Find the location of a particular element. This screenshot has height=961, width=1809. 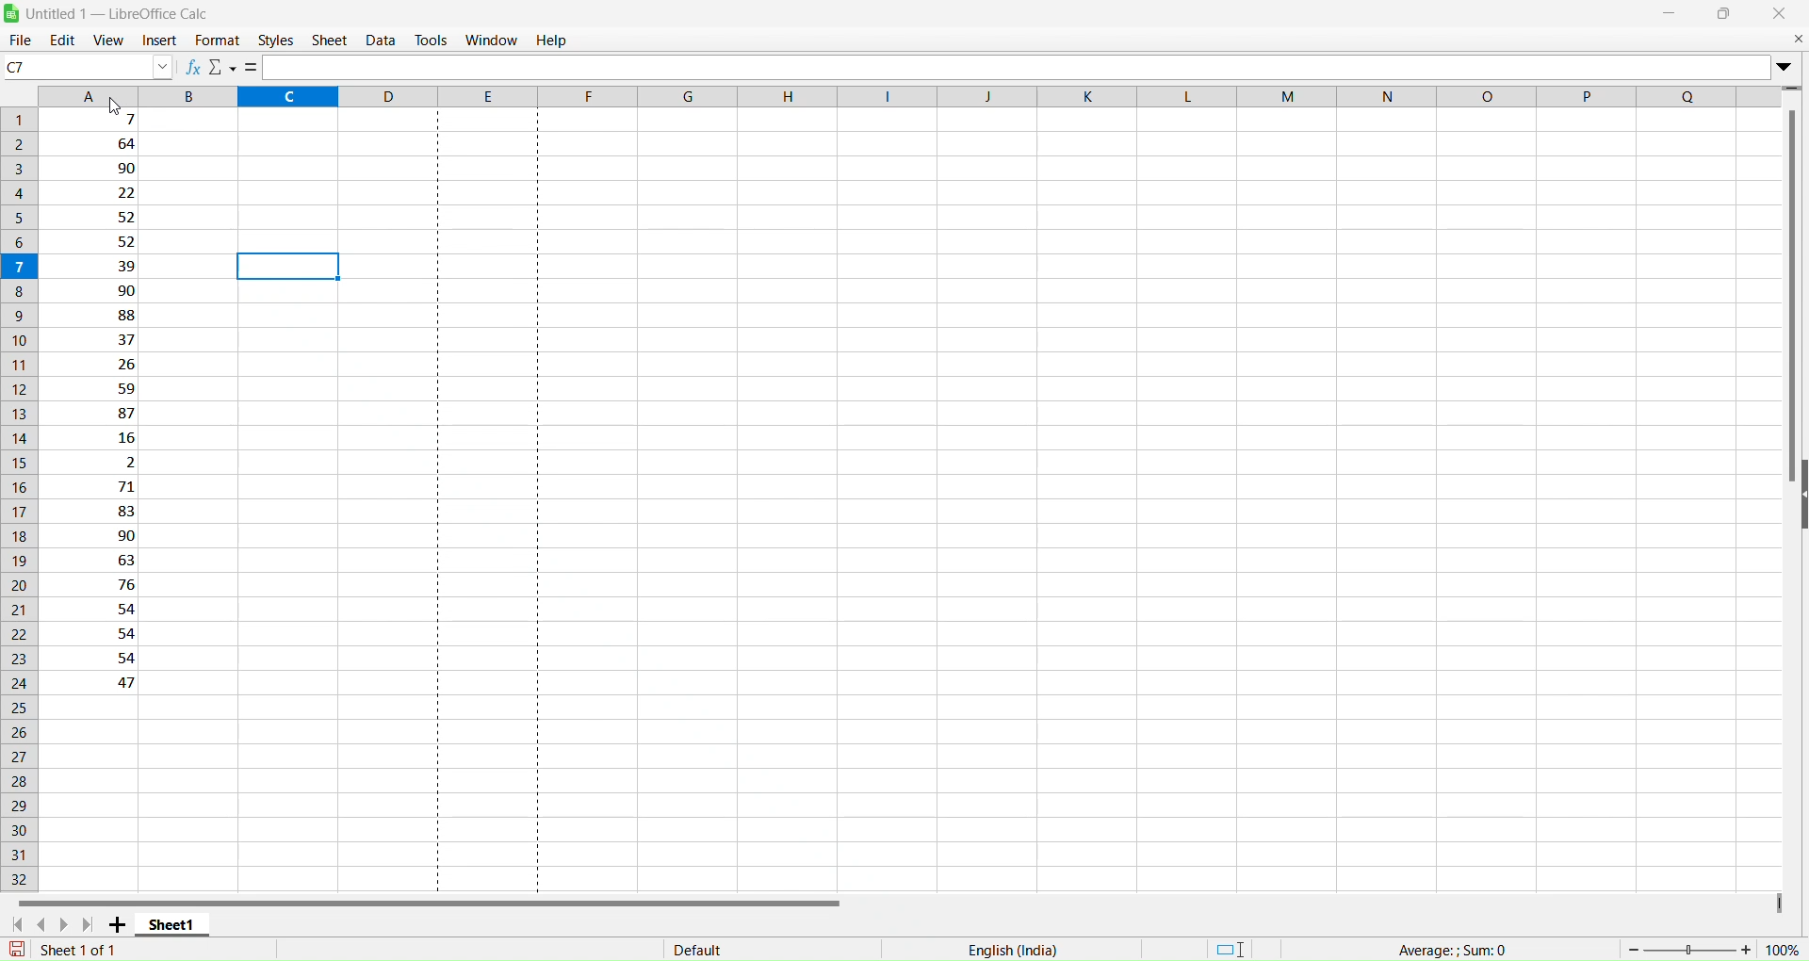

Window is located at coordinates (492, 38).